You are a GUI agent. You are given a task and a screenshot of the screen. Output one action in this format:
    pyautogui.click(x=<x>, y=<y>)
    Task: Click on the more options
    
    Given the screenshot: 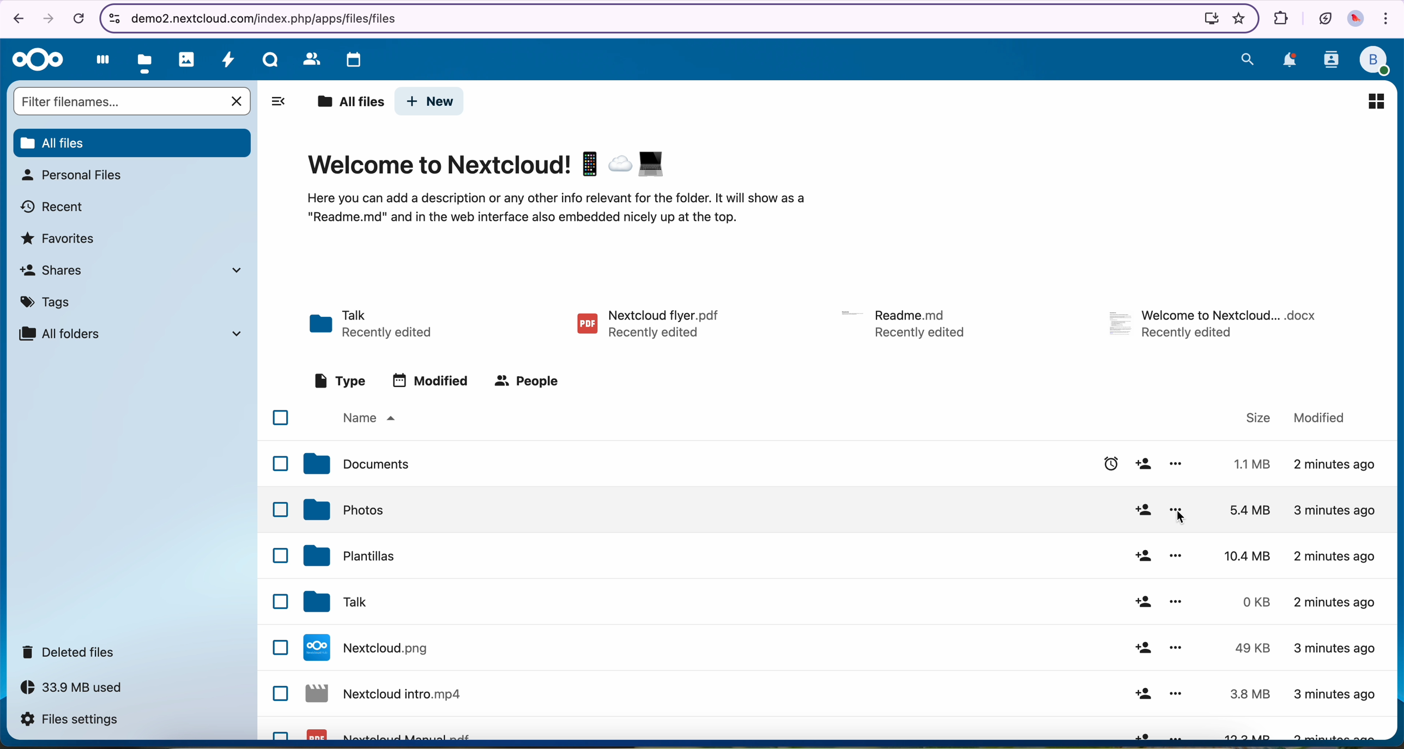 What is the action you would take?
    pyautogui.click(x=1177, y=558)
    